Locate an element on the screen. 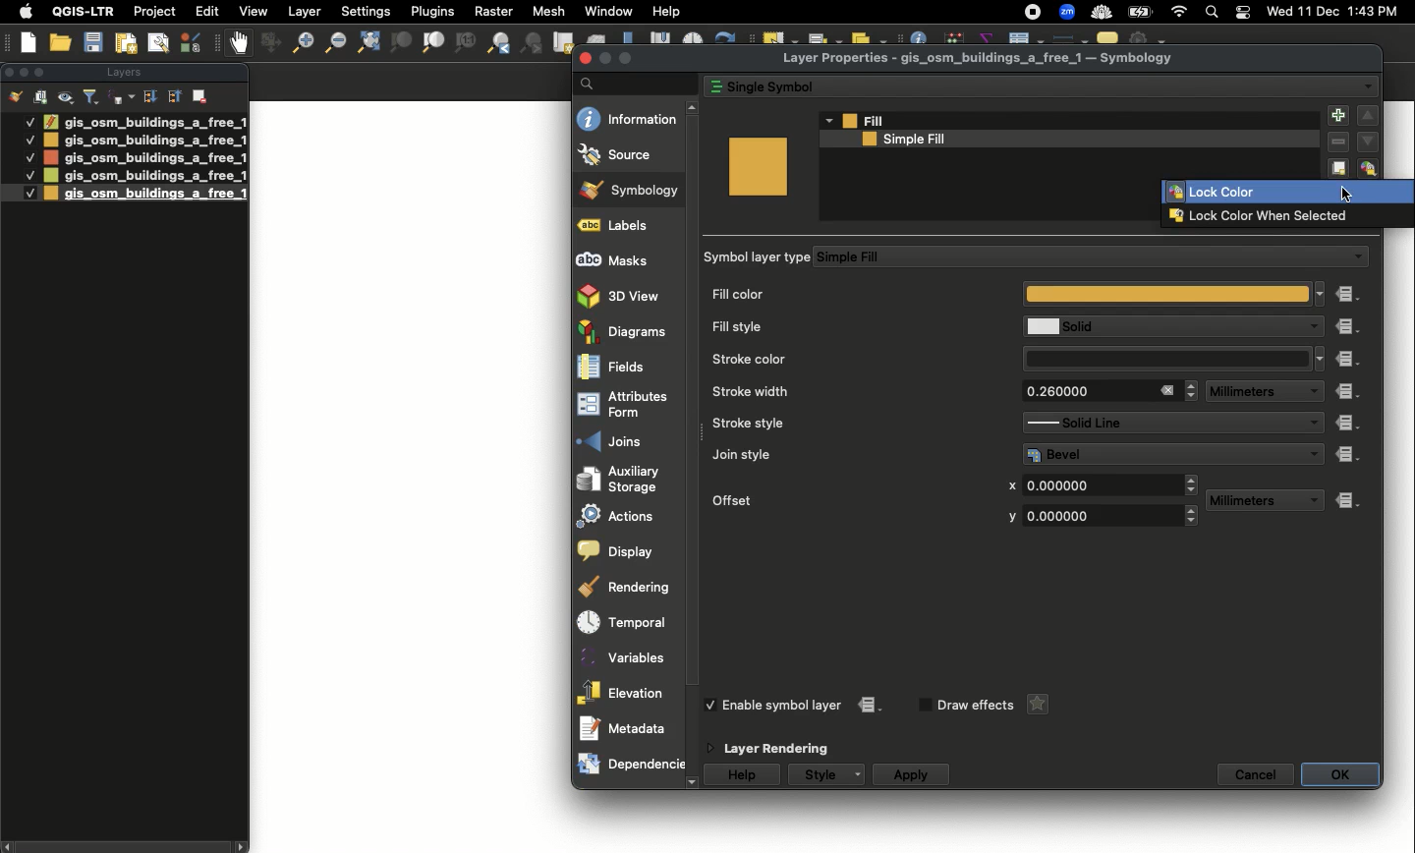  Metadata is located at coordinates (629, 728).